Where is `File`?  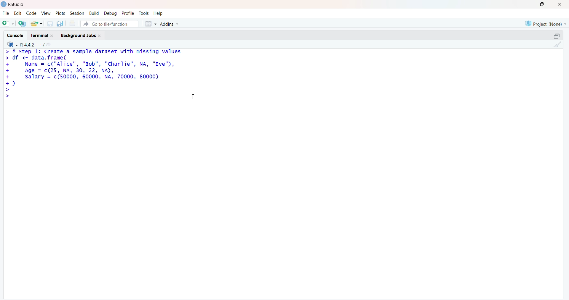
File is located at coordinates (6, 13).